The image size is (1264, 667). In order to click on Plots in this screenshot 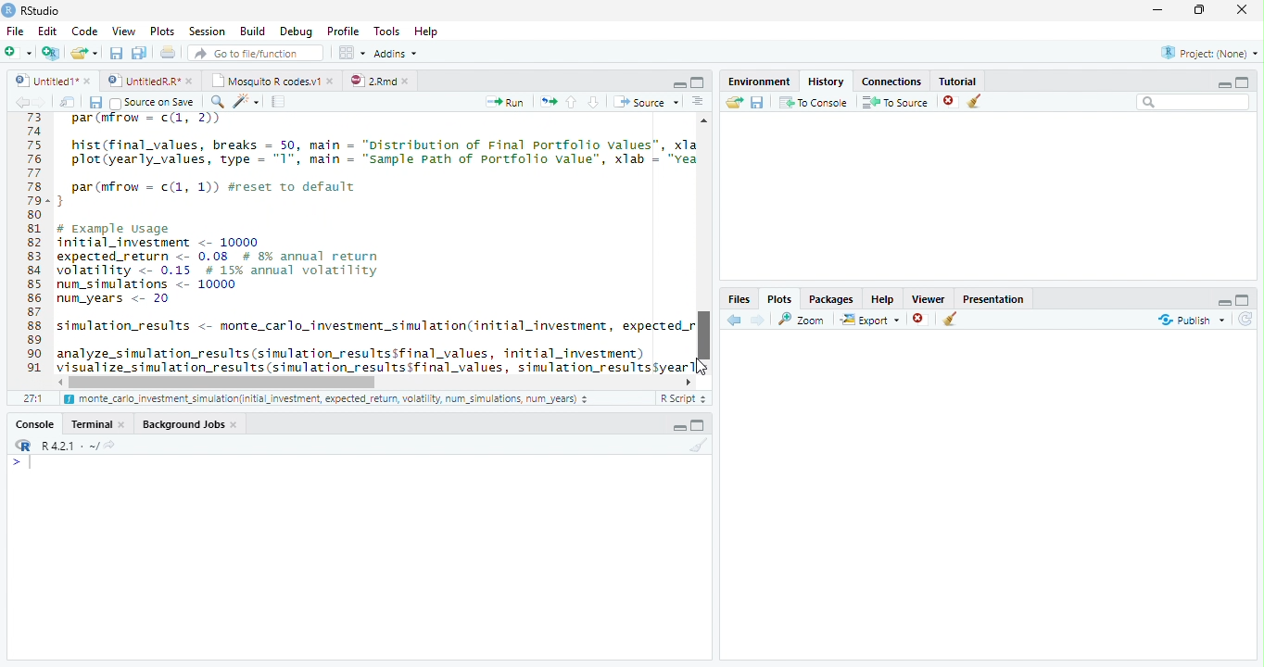, I will do `click(779, 298)`.